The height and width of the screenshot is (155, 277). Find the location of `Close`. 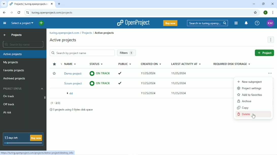

Close is located at coordinates (273, 4).